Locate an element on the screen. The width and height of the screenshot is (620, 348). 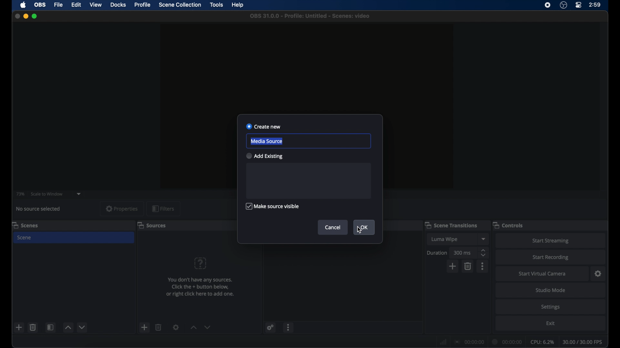
control center is located at coordinates (578, 5).